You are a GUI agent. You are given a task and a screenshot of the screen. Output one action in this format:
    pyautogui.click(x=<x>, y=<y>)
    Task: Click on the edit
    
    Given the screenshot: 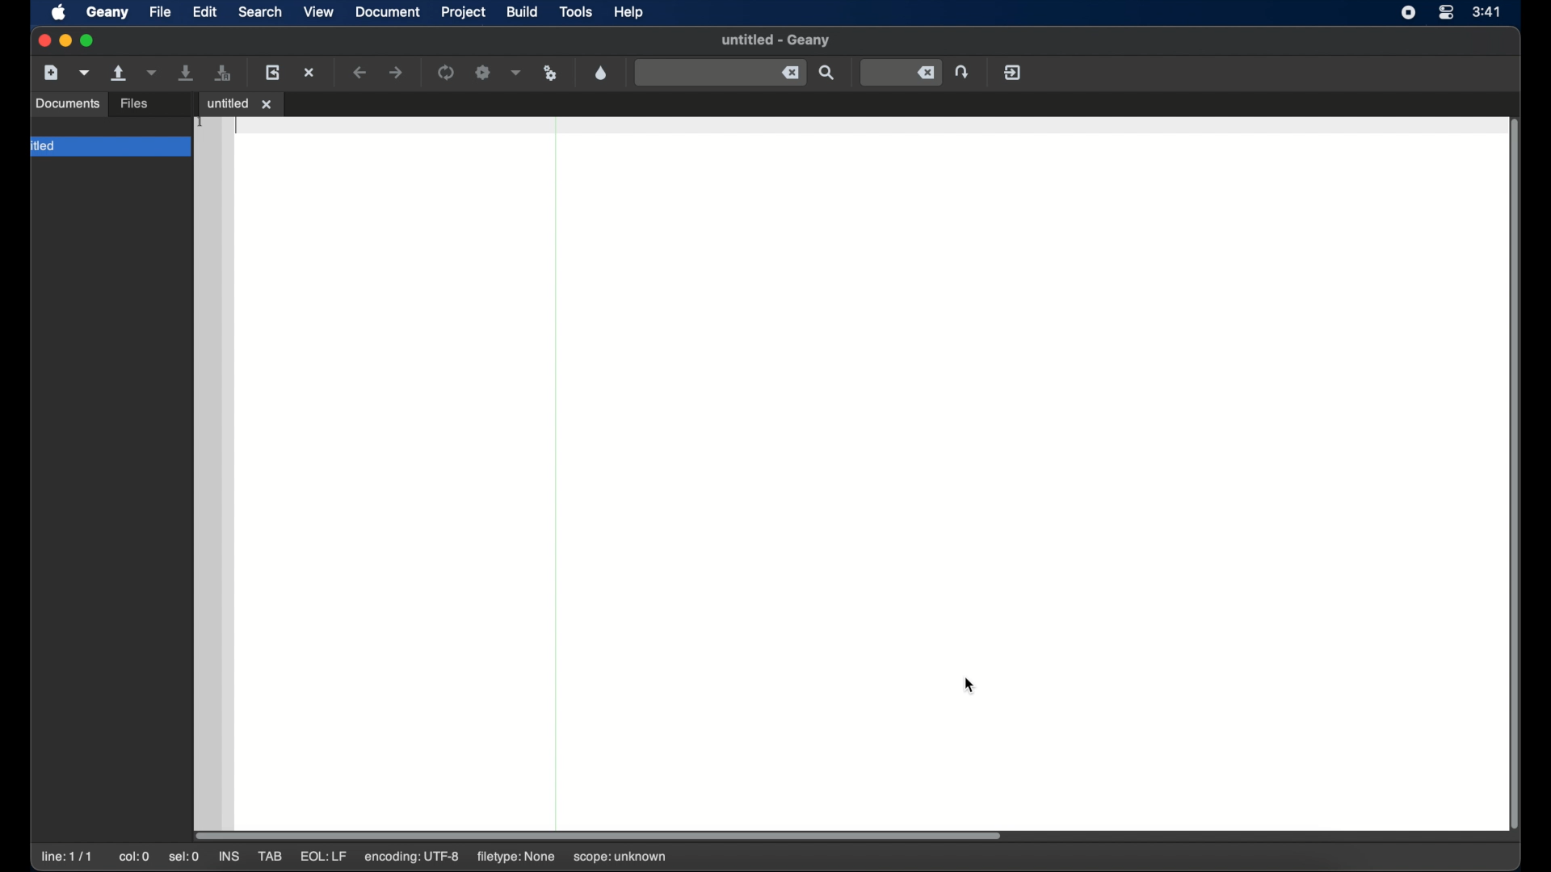 What is the action you would take?
    pyautogui.click(x=205, y=13)
    